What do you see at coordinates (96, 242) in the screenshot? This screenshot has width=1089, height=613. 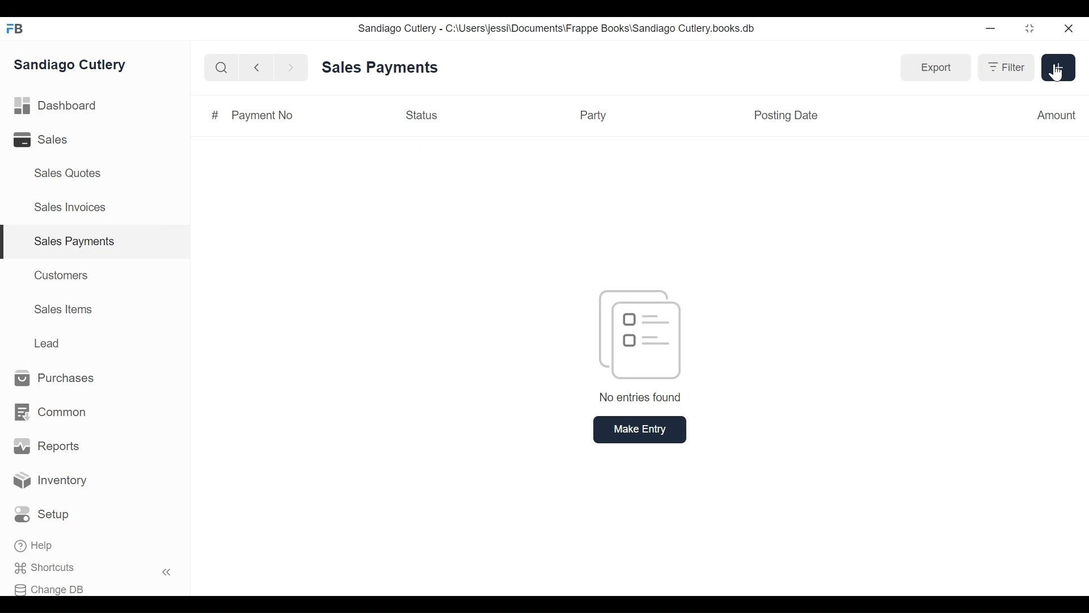 I see `| Sales Payments` at bounding box center [96, 242].